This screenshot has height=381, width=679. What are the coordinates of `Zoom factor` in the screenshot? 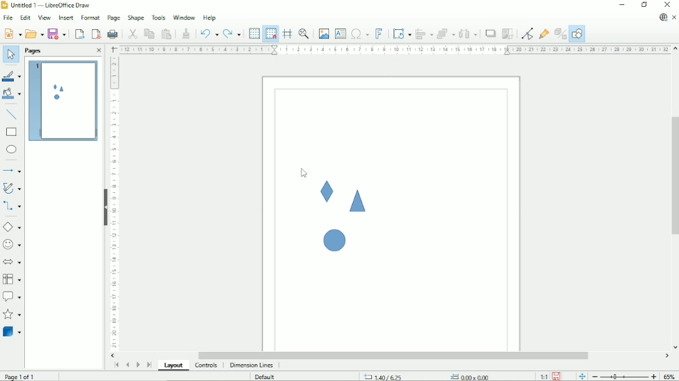 It's located at (670, 375).